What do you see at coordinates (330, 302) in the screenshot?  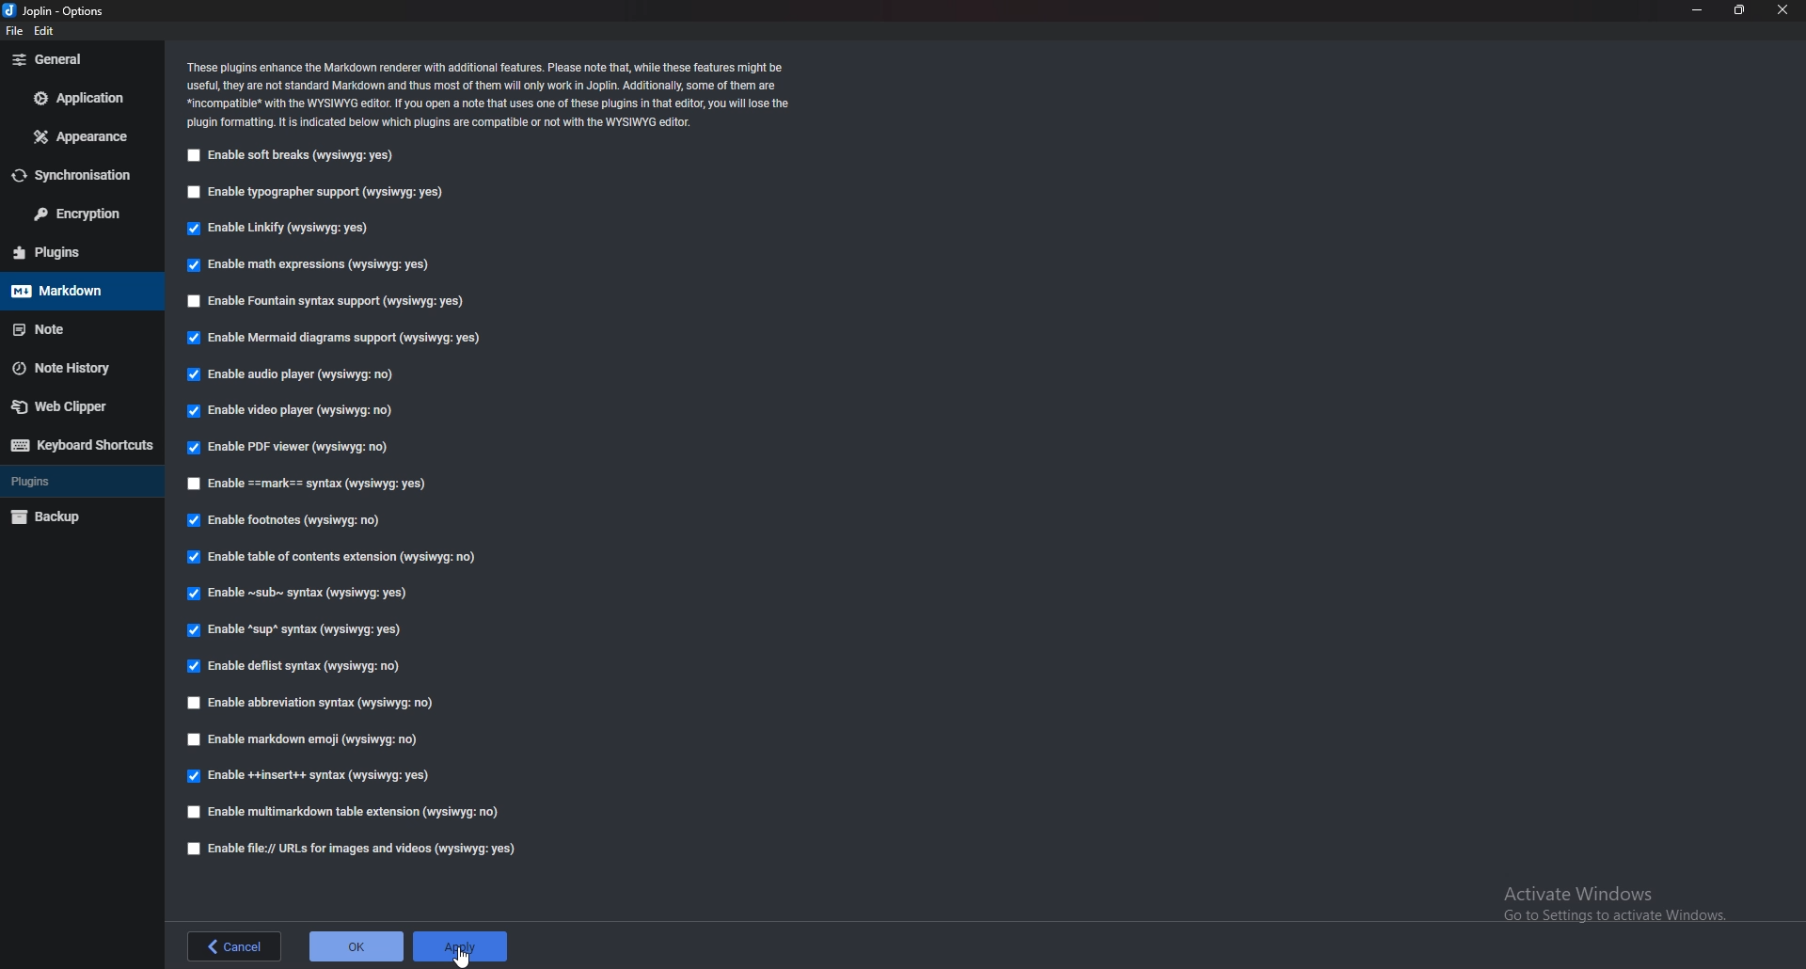 I see `enable Fountain syntax support` at bounding box center [330, 302].